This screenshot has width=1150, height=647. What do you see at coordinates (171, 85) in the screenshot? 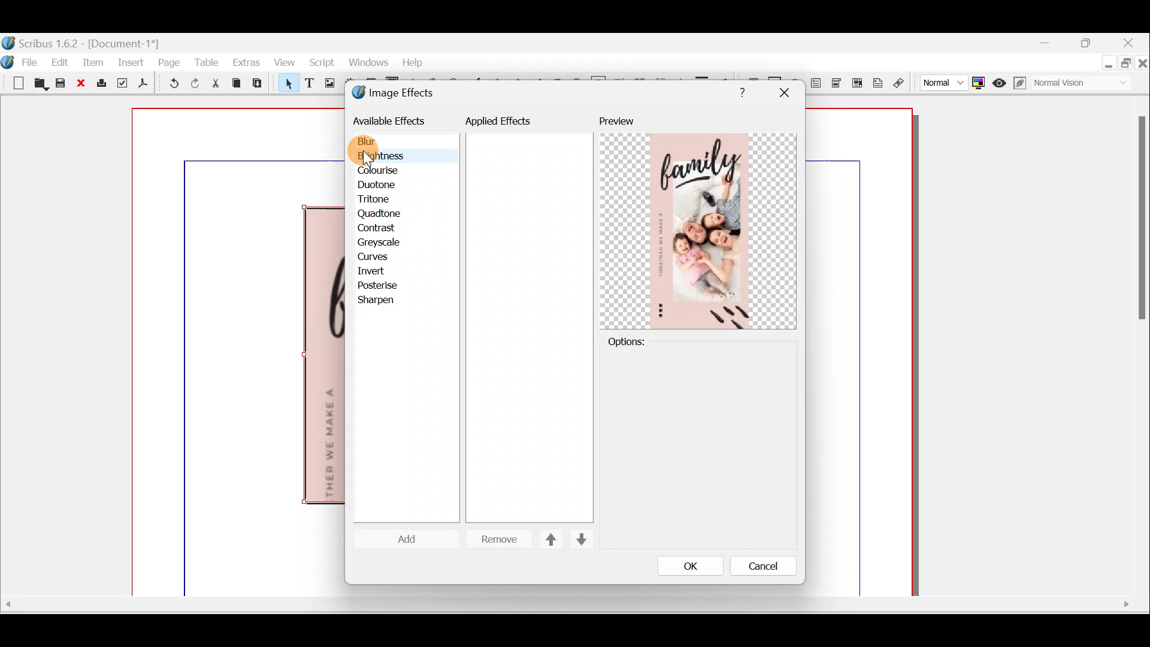
I see `Undo` at bounding box center [171, 85].